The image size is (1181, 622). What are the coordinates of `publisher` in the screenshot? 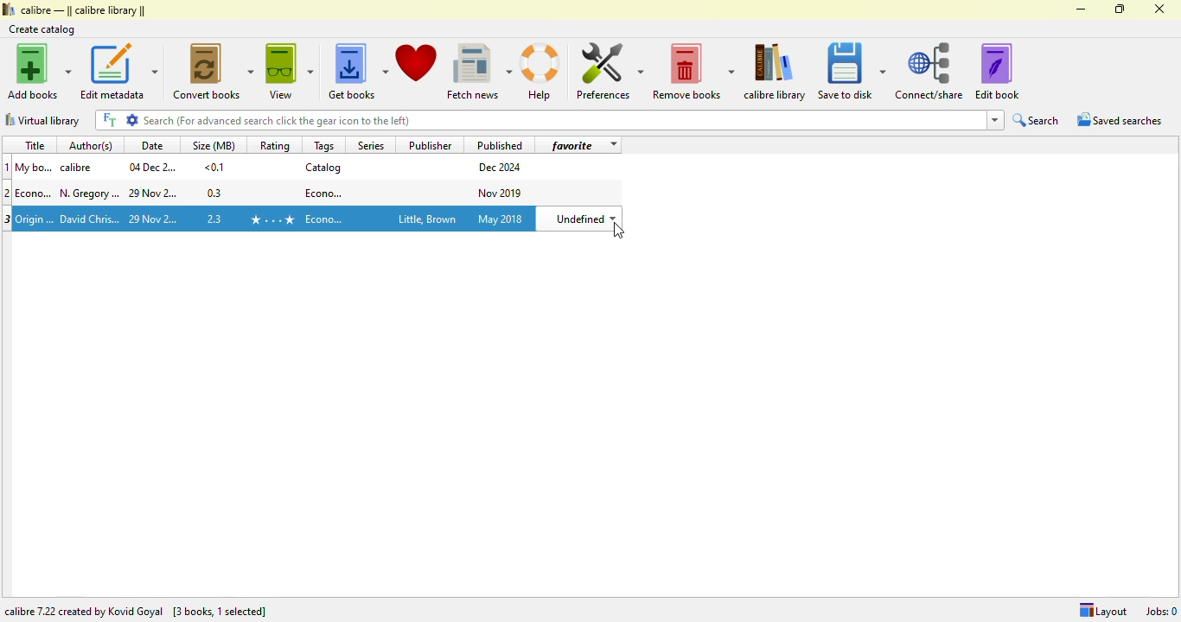 It's located at (431, 144).